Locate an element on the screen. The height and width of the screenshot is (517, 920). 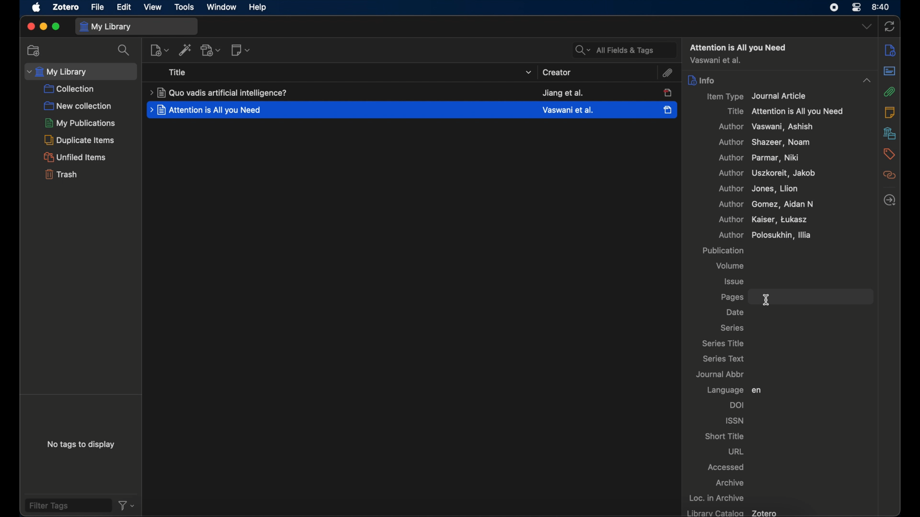
item selected is located at coordinates (669, 109).